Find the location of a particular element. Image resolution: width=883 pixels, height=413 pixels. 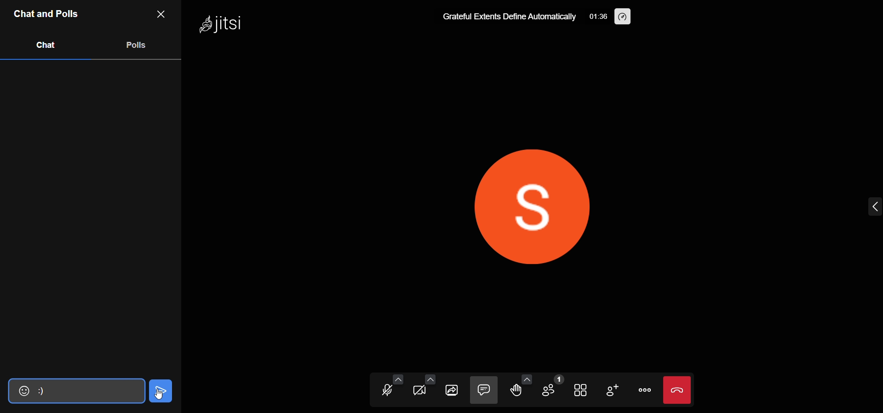

chats and pols is located at coordinates (47, 14).